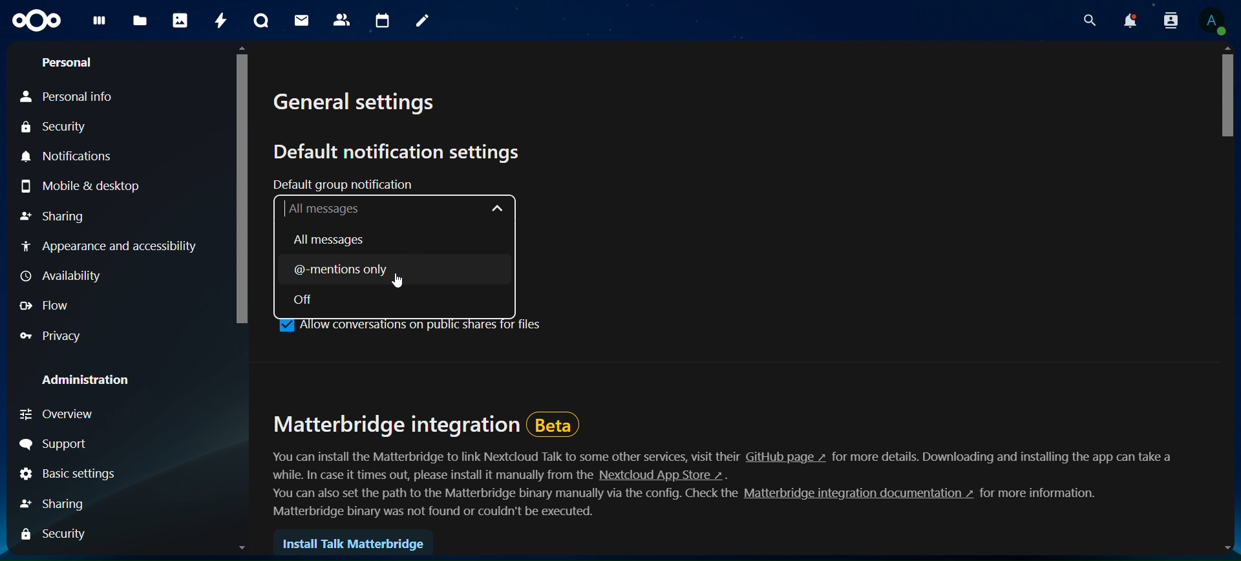 This screenshot has width=1241, height=561. Describe the element at coordinates (111, 248) in the screenshot. I see `appearance and accessibilty` at that location.